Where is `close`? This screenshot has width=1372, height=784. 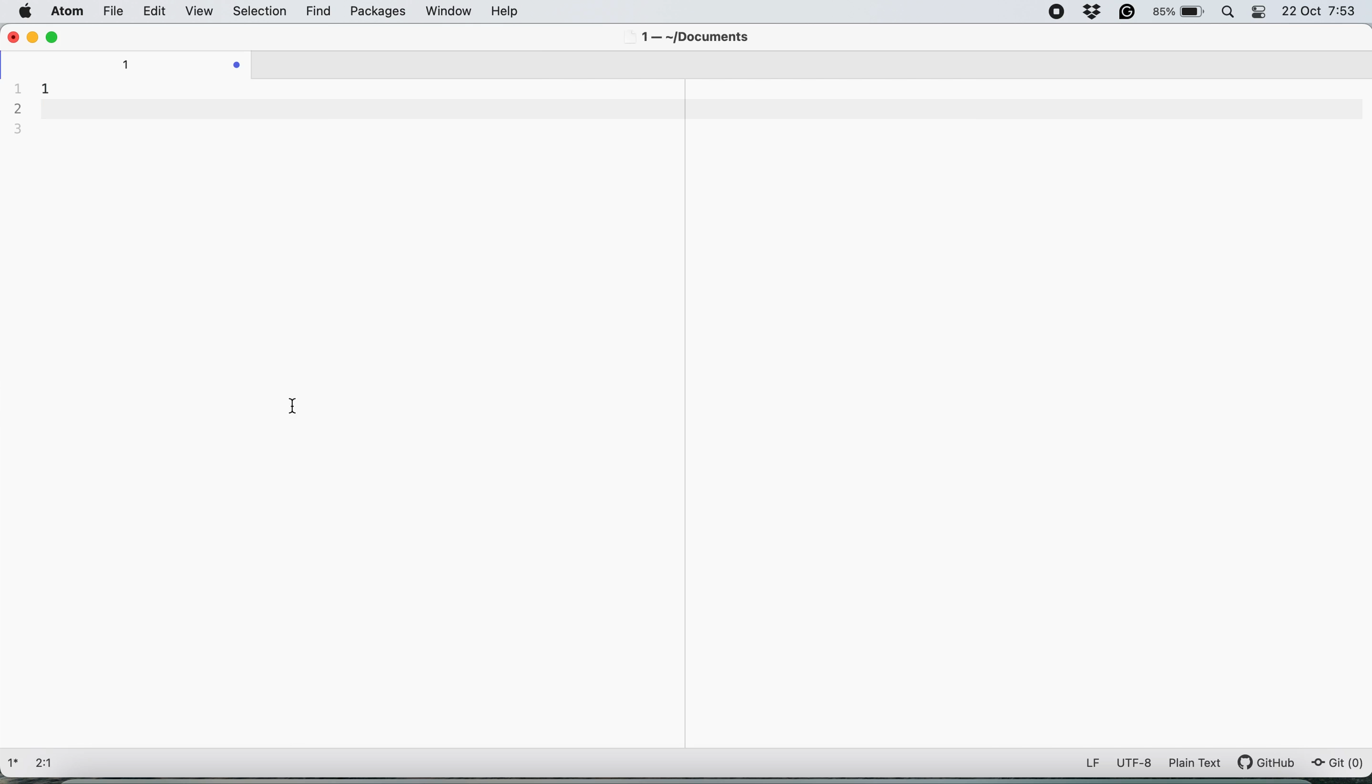 close is located at coordinates (12, 37).